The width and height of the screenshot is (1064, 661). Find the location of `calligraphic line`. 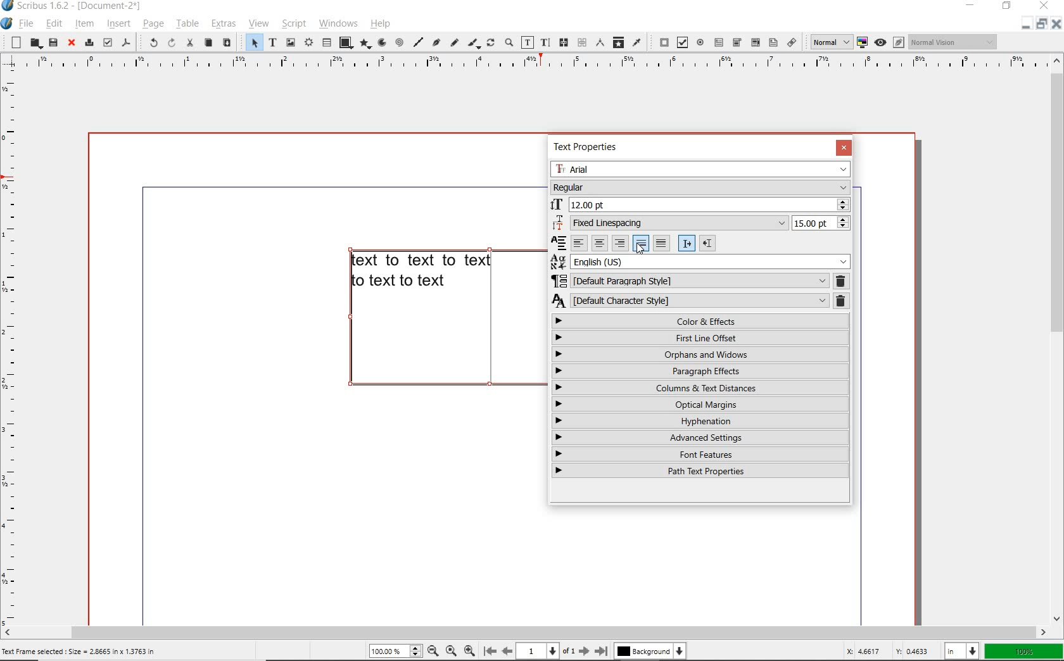

calligraphic line is located at coordinates (472, 42).